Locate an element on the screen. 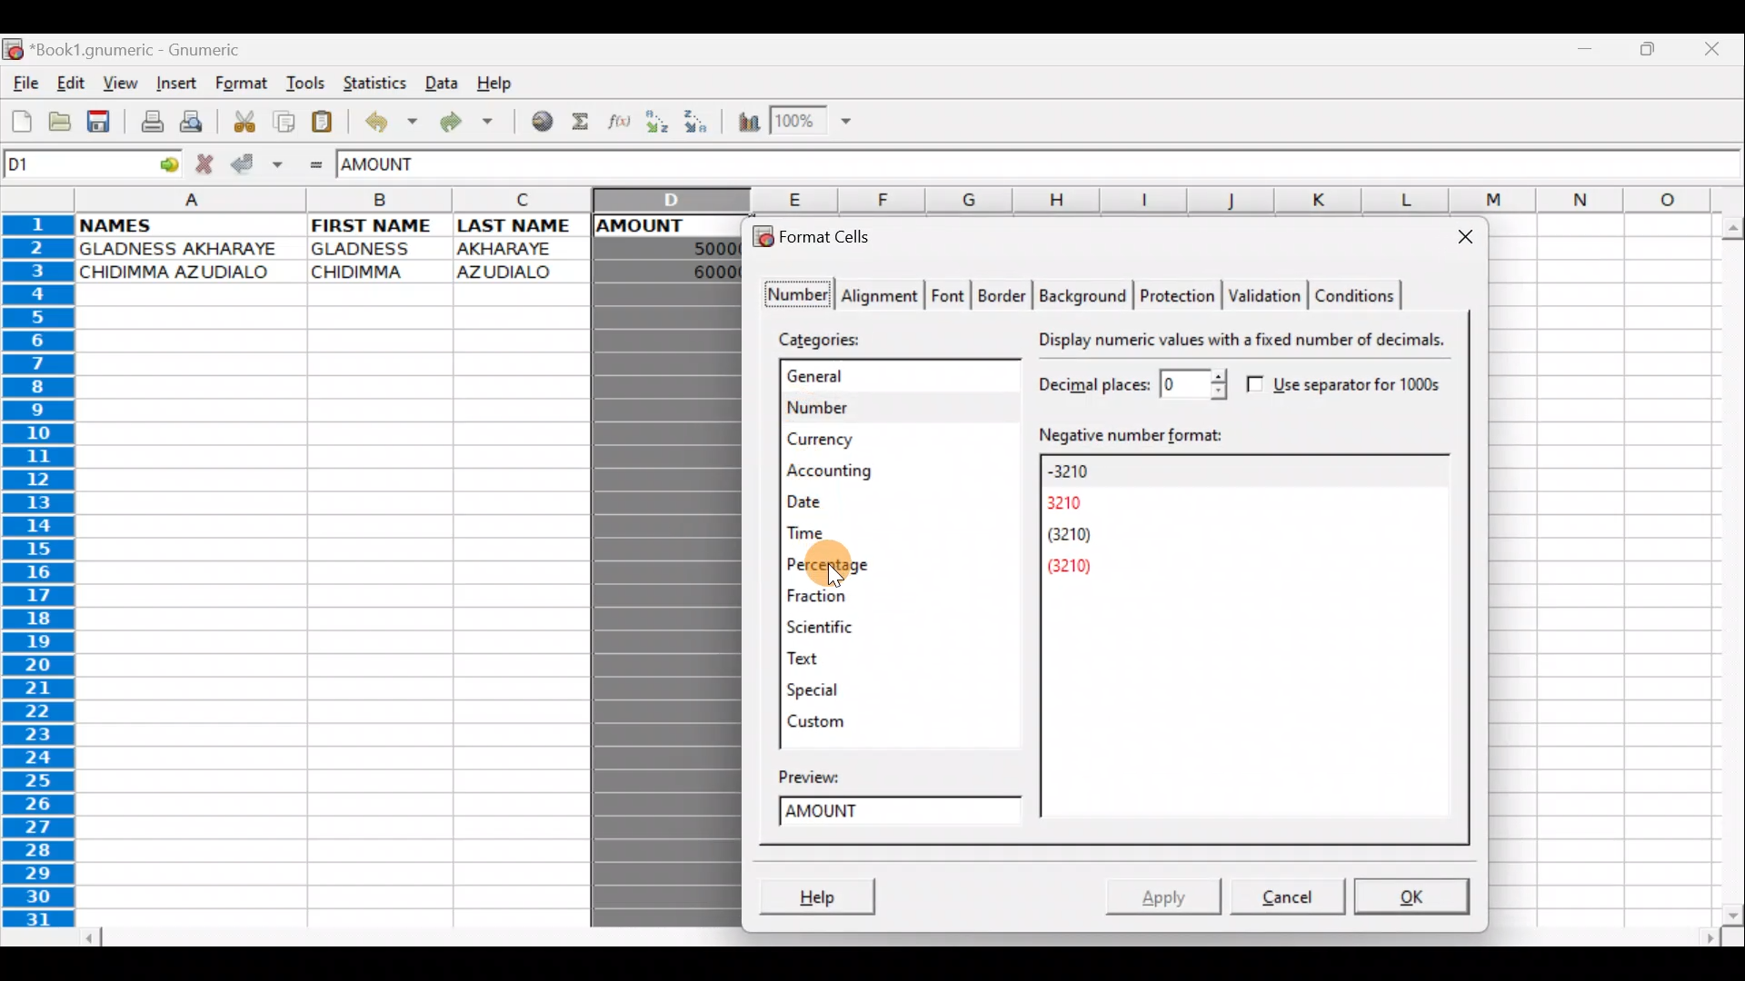 The image size is (1745, 981). Time is located at coordinates (855, 534).